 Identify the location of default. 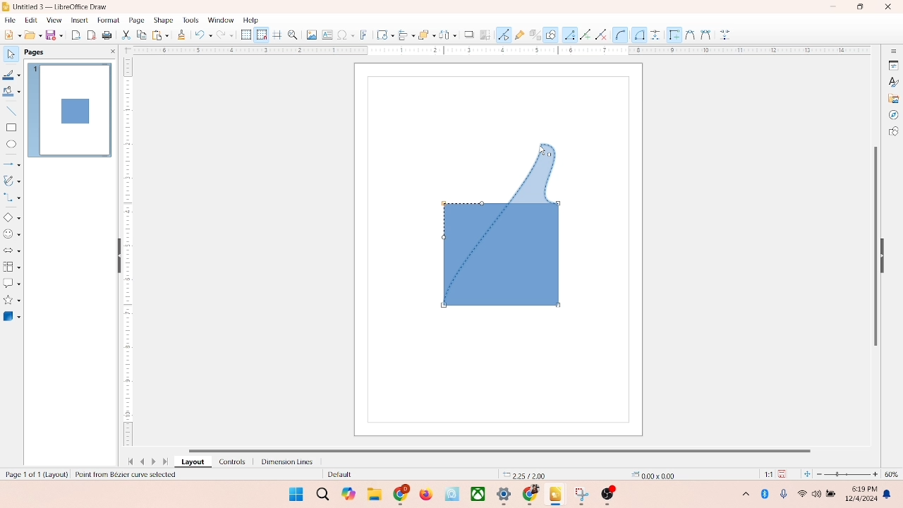
(328, 475).